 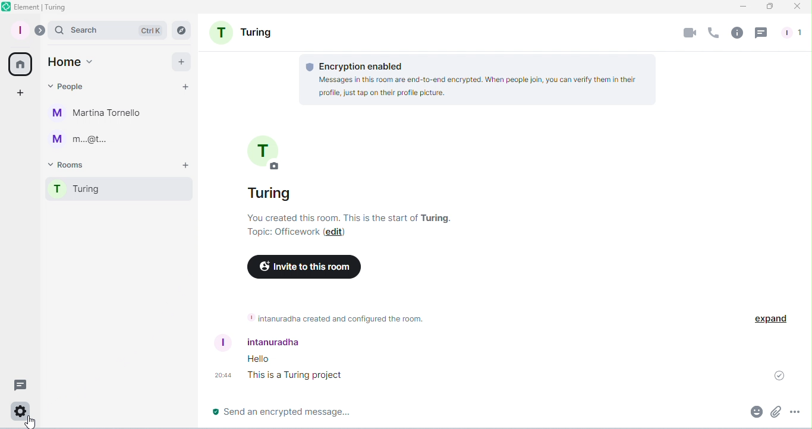 I want to click on Cursor, so click(x=27, y=422).